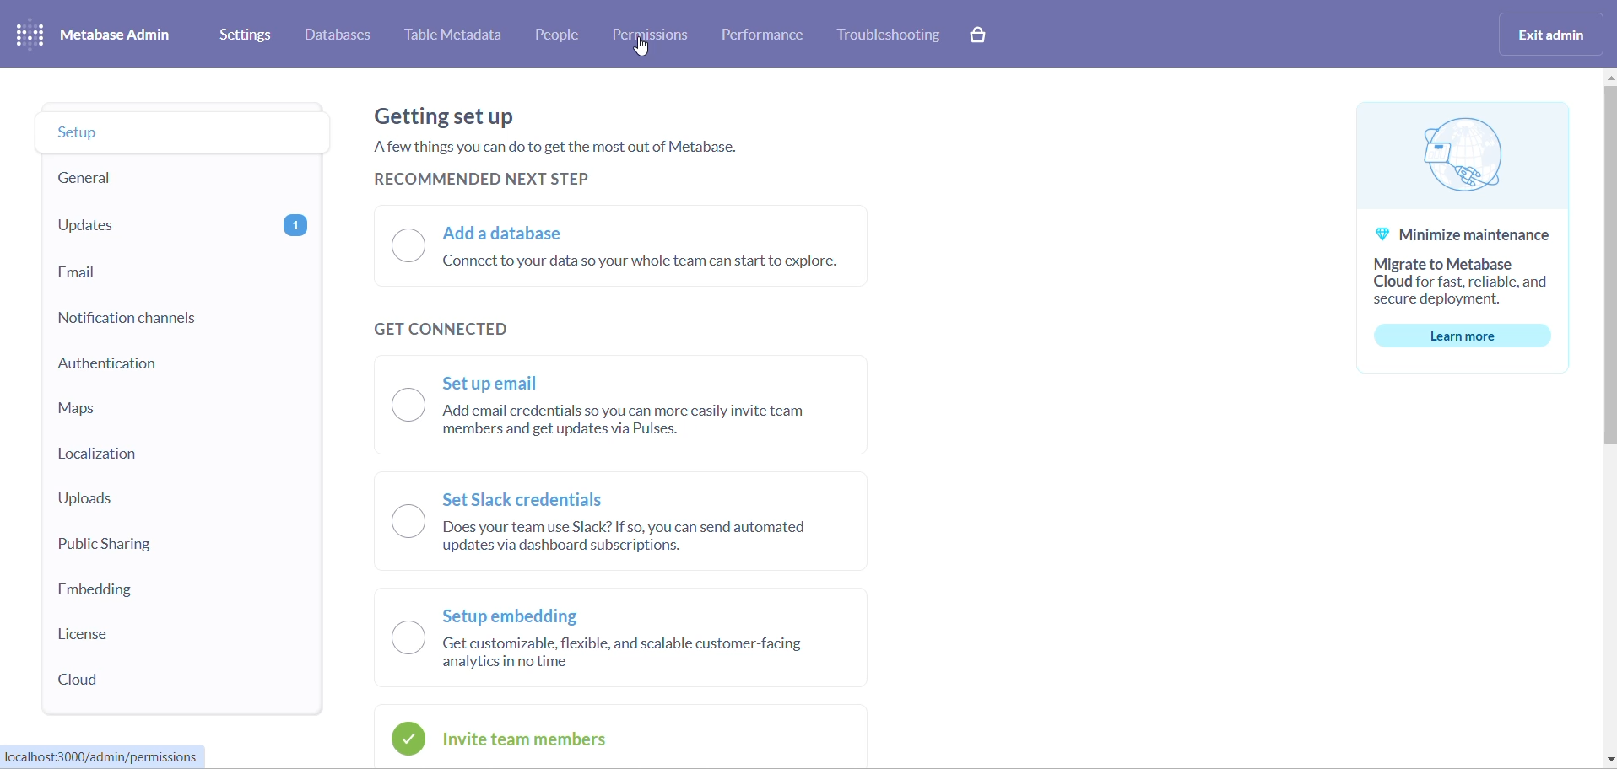  I want to click on public sharing, so click(144, 550).